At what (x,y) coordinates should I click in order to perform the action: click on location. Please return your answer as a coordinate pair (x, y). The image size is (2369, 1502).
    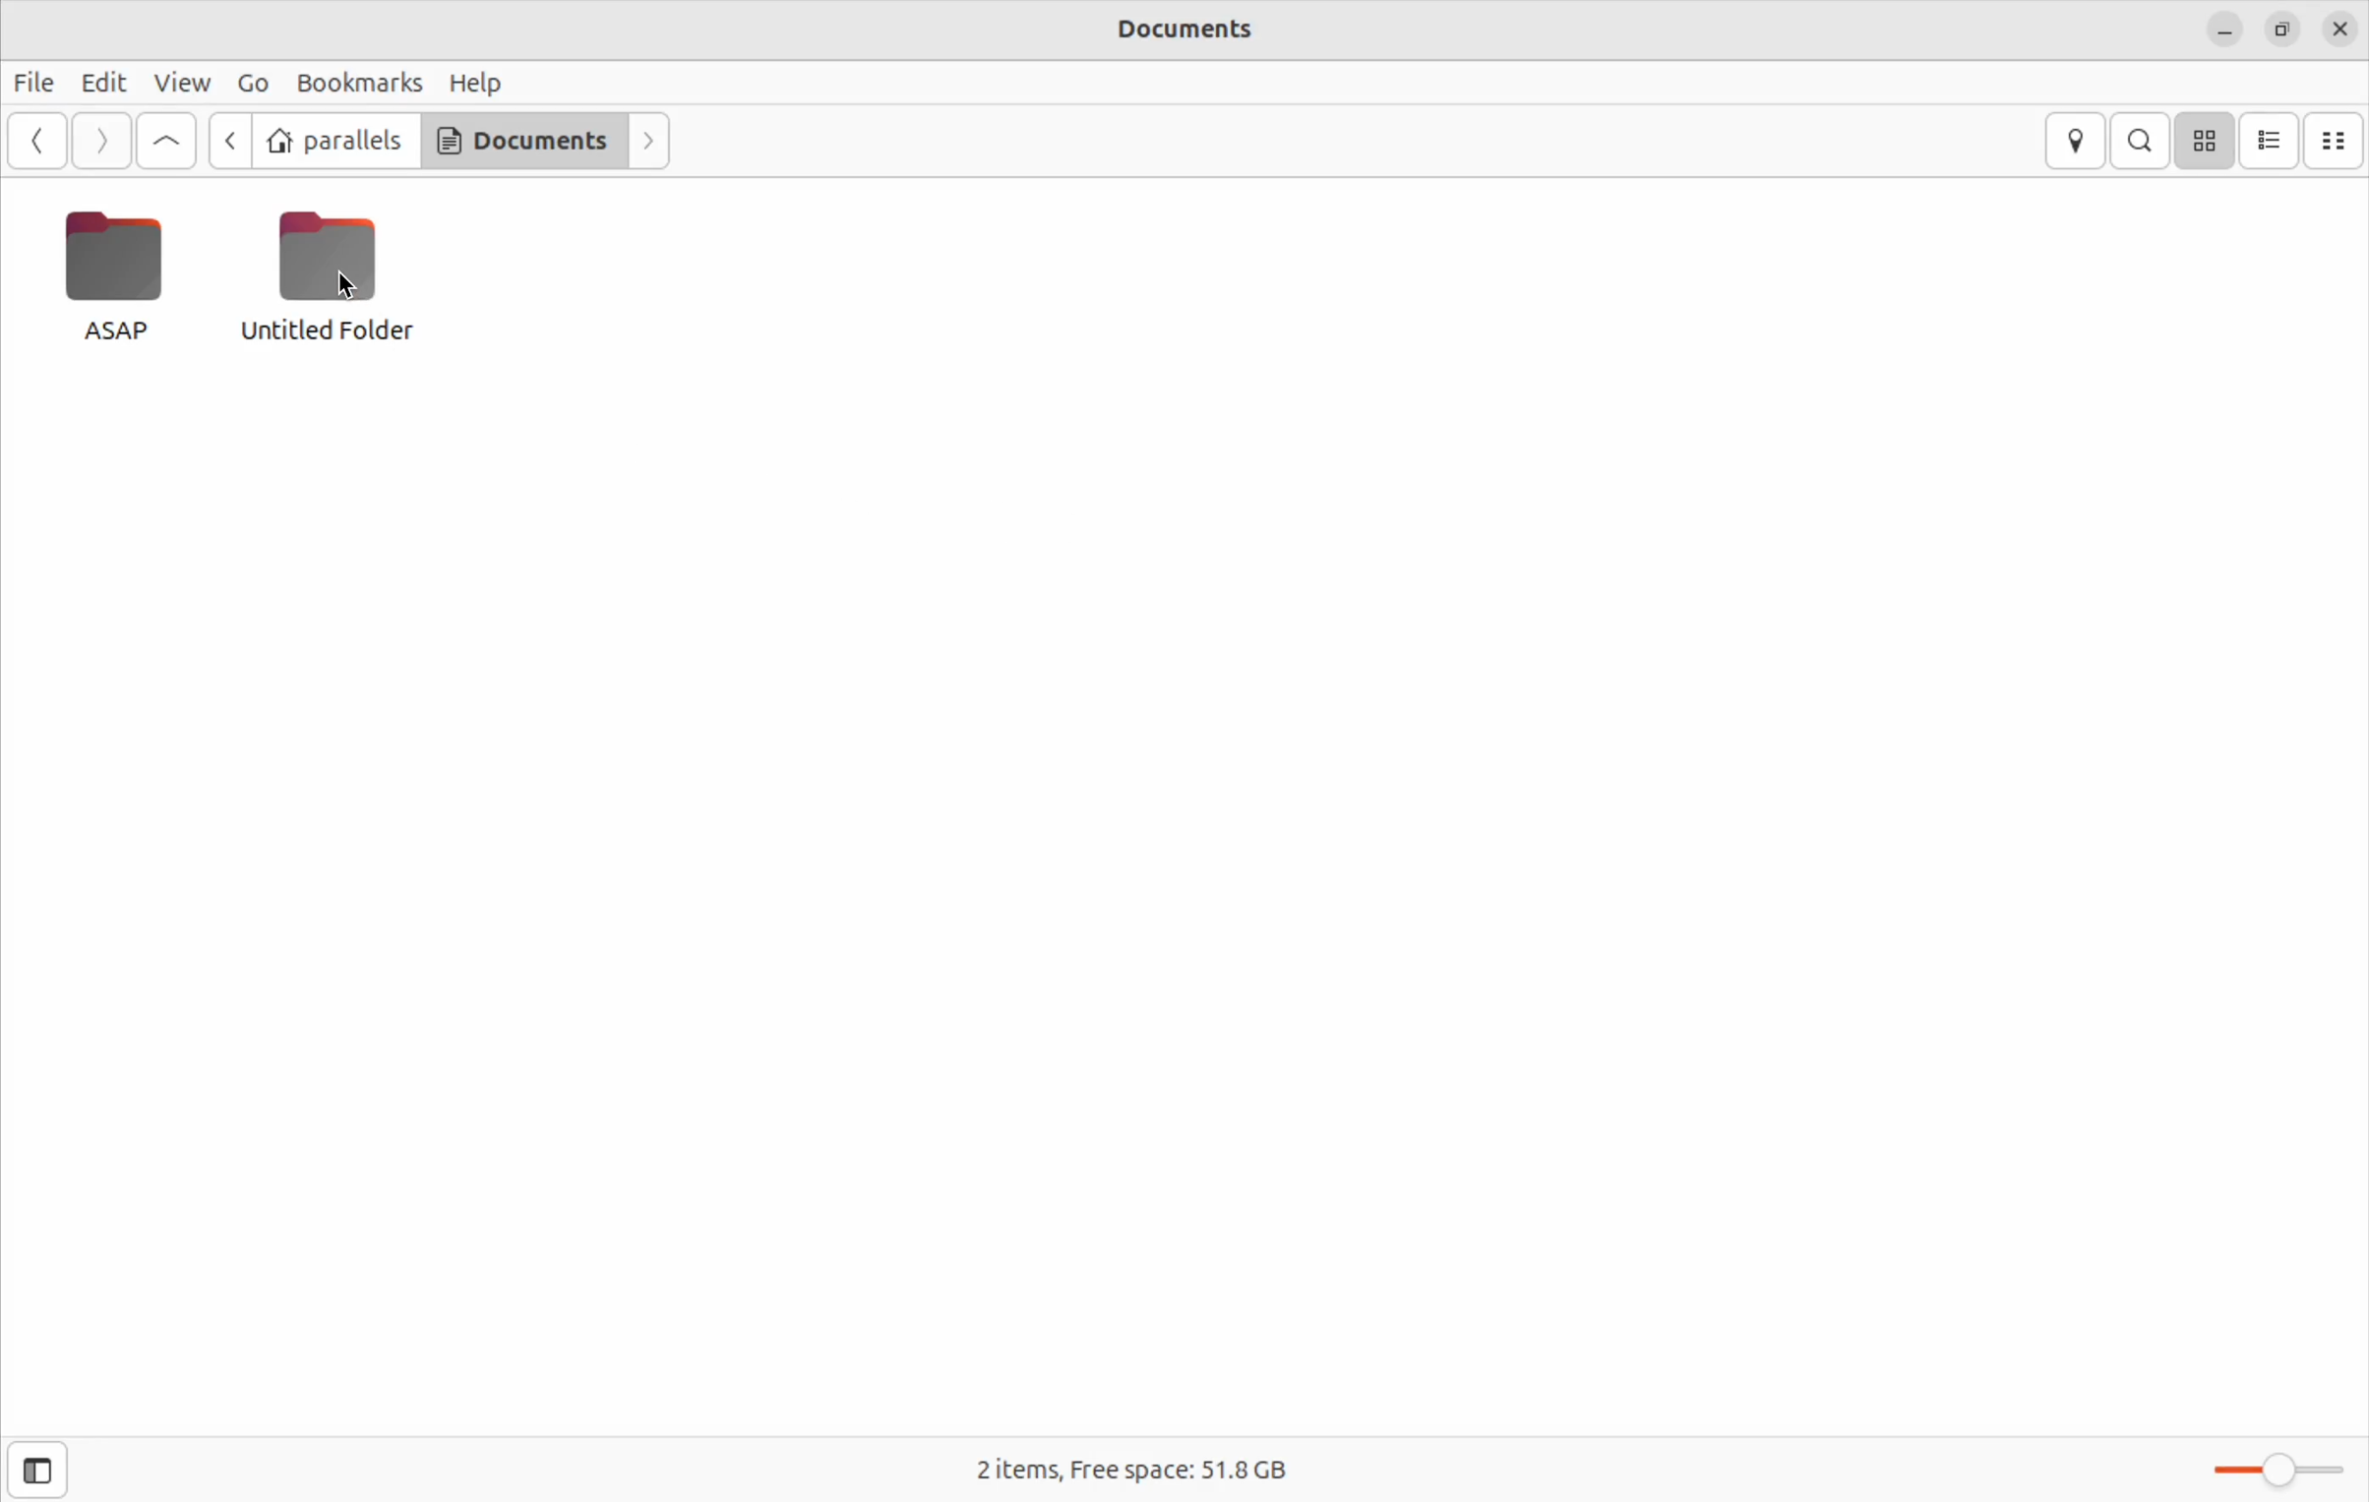
    Looking at the image, I should click on (2080, 140).